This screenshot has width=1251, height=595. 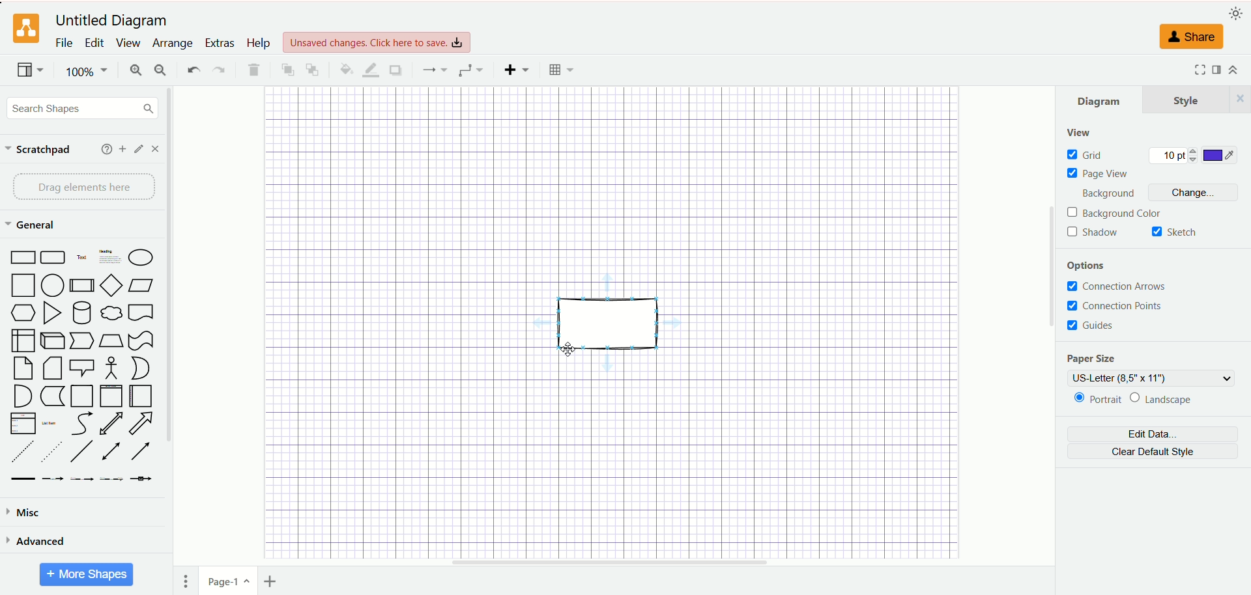 I want to click on clear default style, so click(x=1155, y=451).